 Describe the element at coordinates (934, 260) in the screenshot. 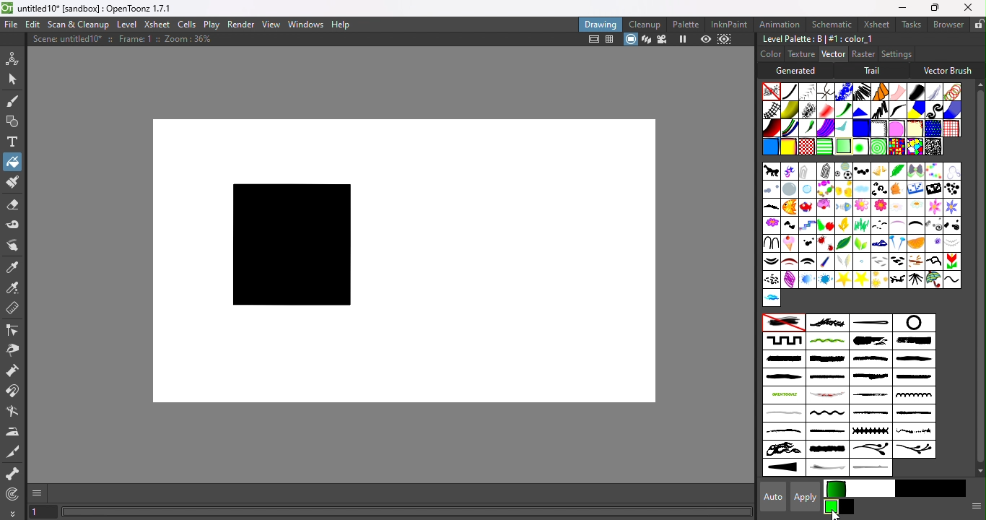

I see `Scal` at that location.